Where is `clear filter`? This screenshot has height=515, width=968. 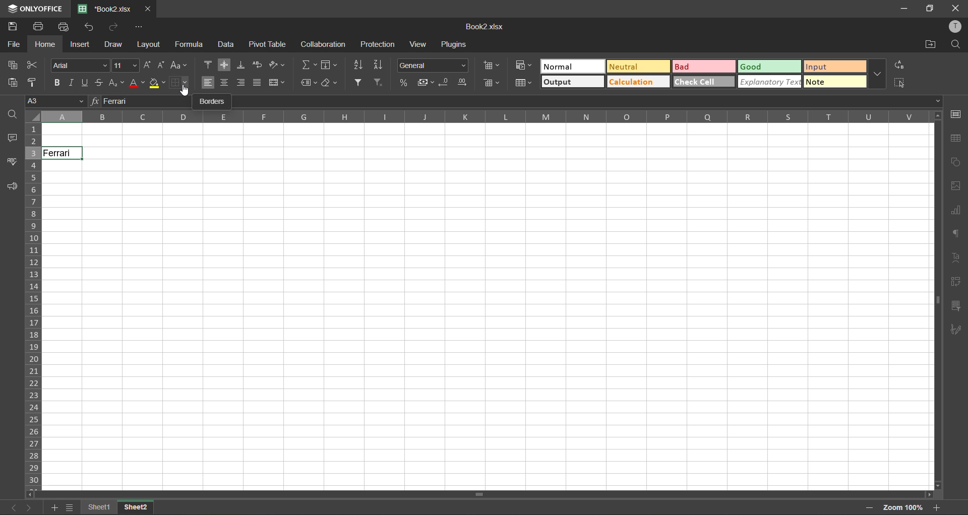 clear filter is located at coordinates (380, 83).